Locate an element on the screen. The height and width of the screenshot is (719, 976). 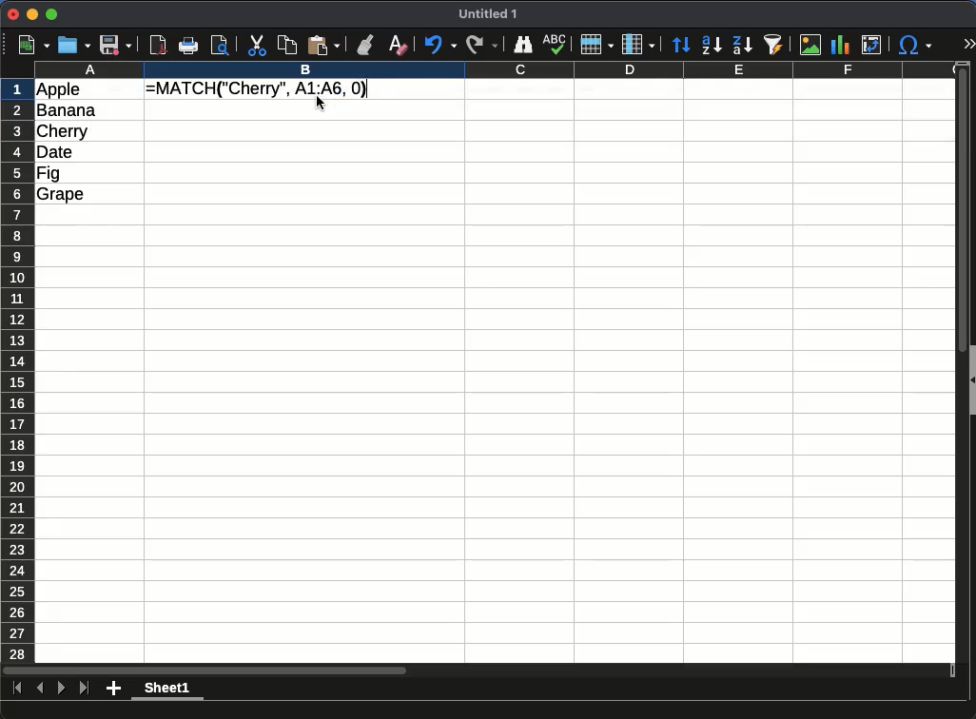
sheet1 is located at coordinates (167, 690).